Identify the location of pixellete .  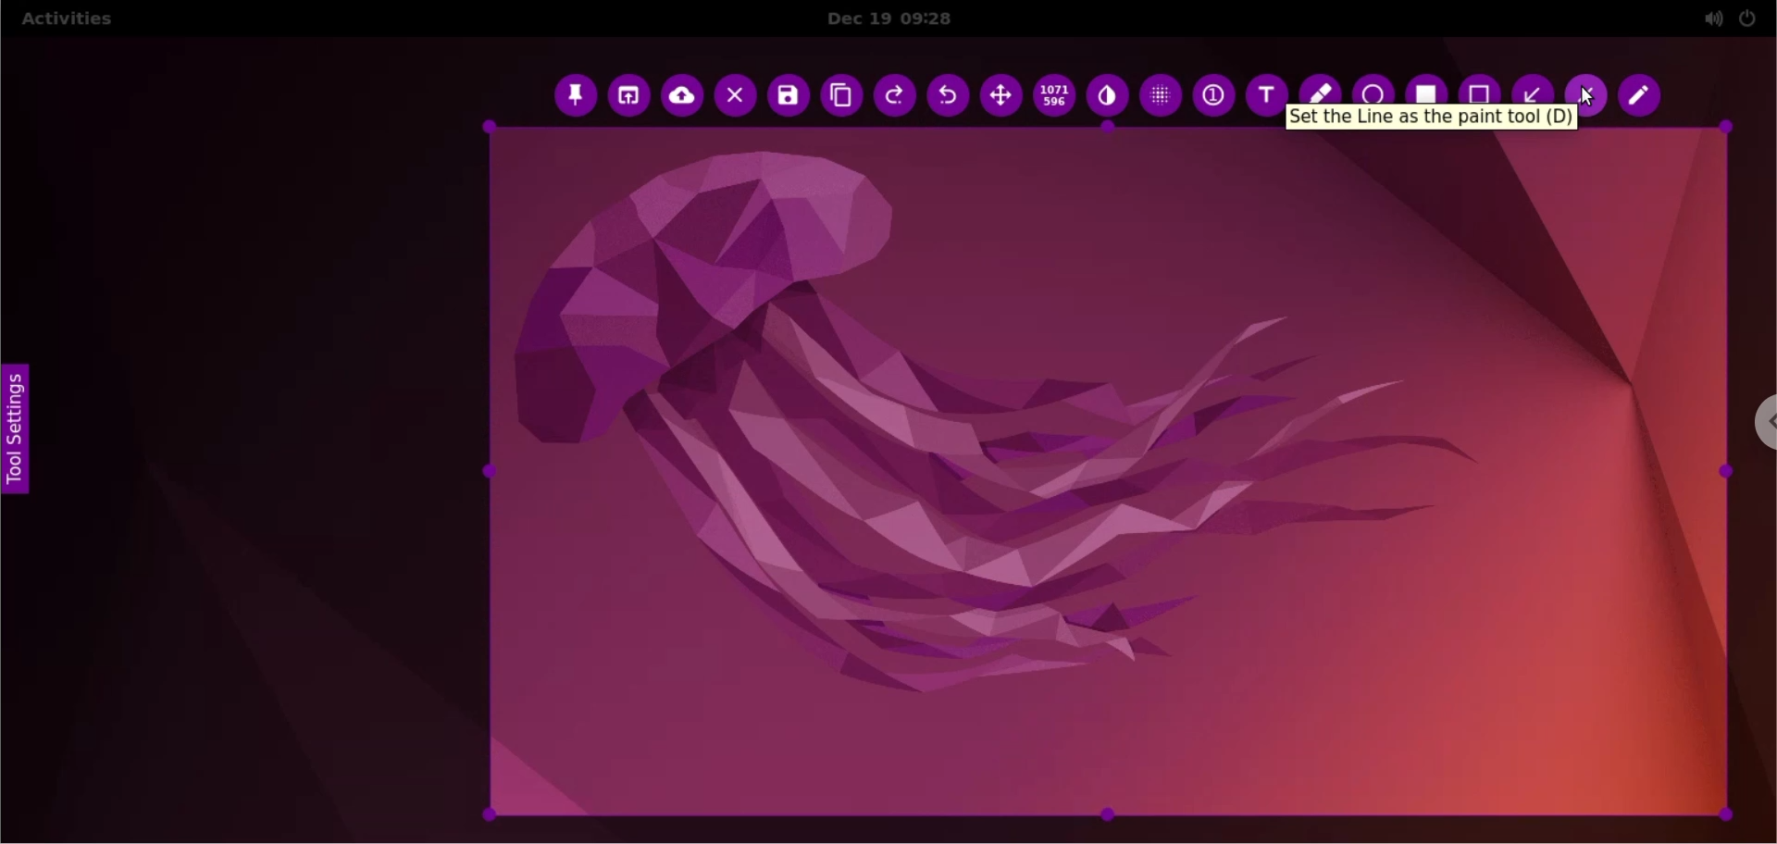
(1162, 95).